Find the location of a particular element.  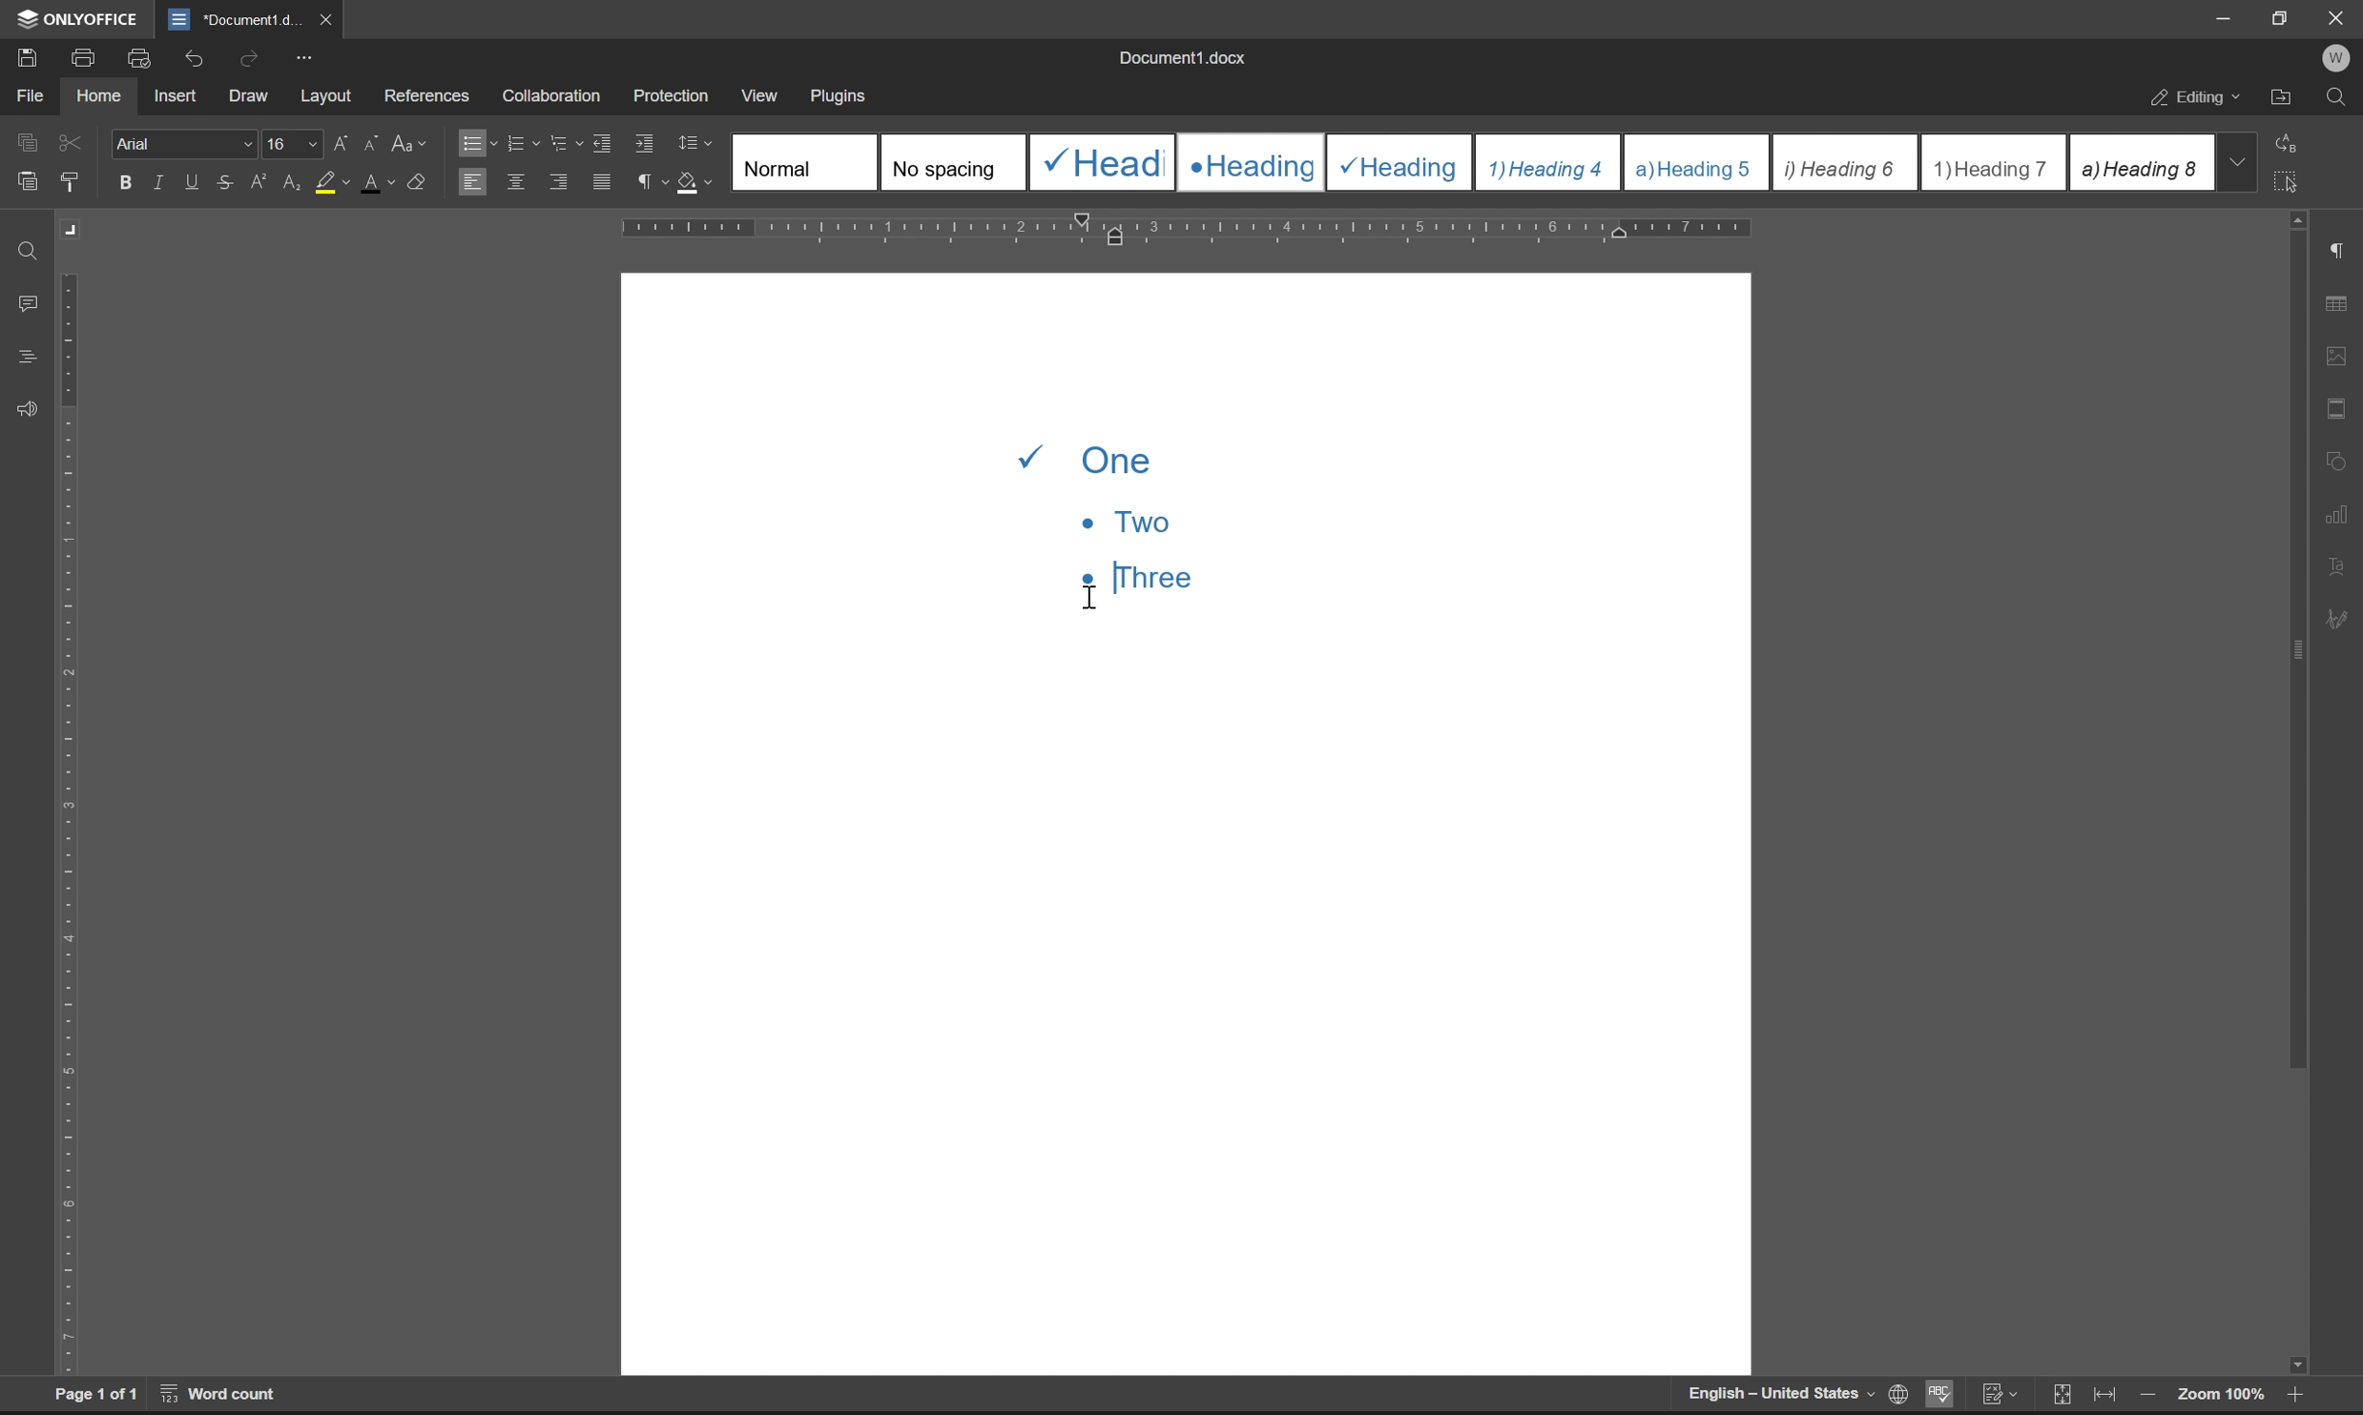

drop down is located at coordinates (2236, 161).